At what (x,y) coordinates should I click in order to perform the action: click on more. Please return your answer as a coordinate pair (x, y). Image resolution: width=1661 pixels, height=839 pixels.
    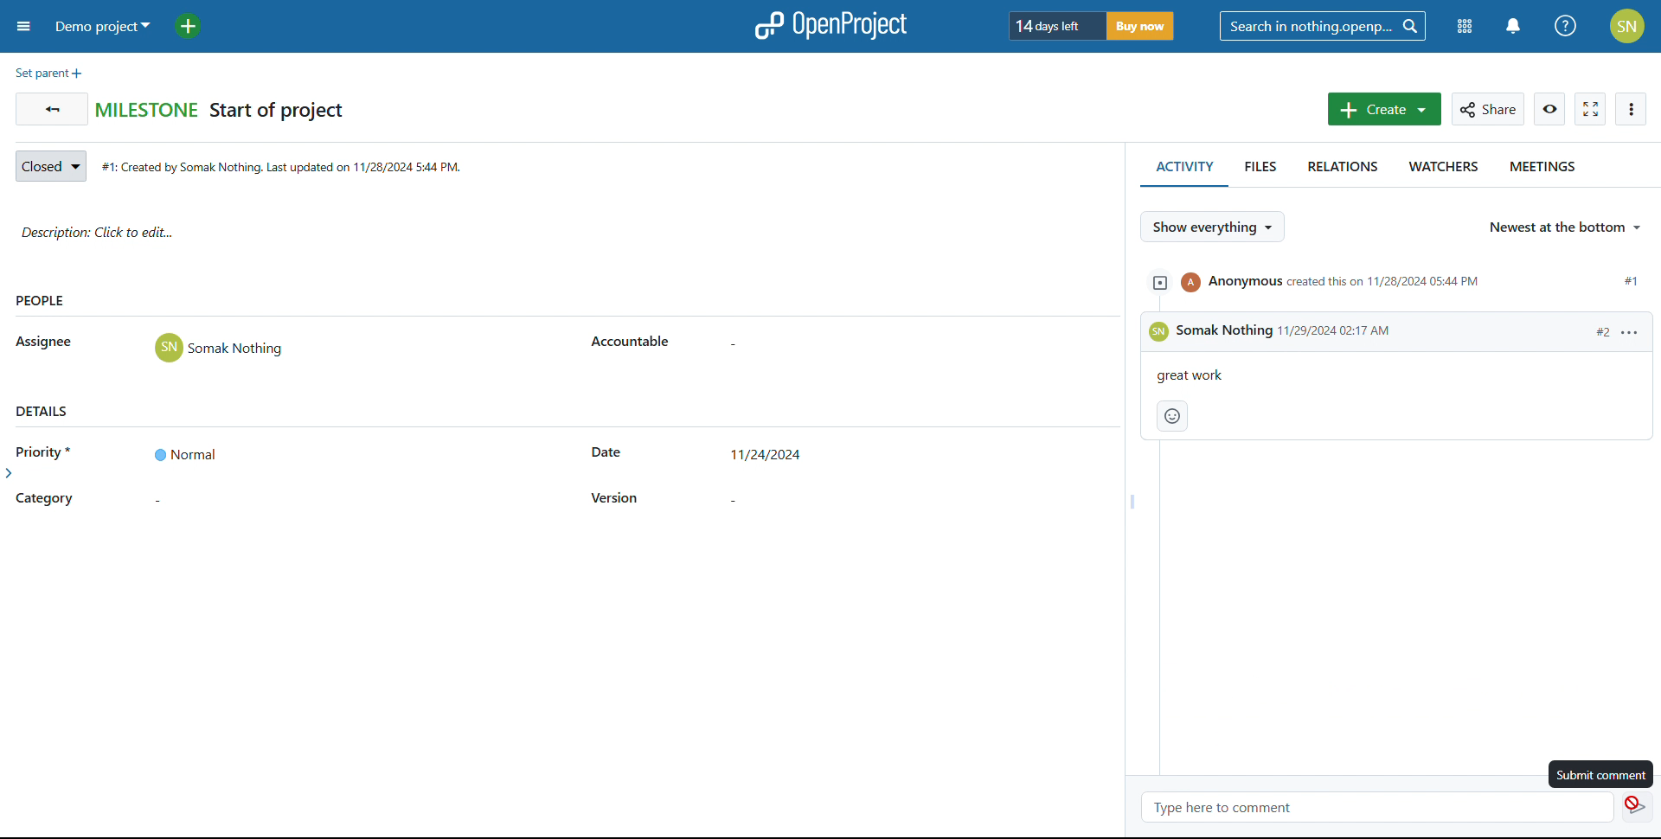
    Looking at the image, I should click on (1630, 333).